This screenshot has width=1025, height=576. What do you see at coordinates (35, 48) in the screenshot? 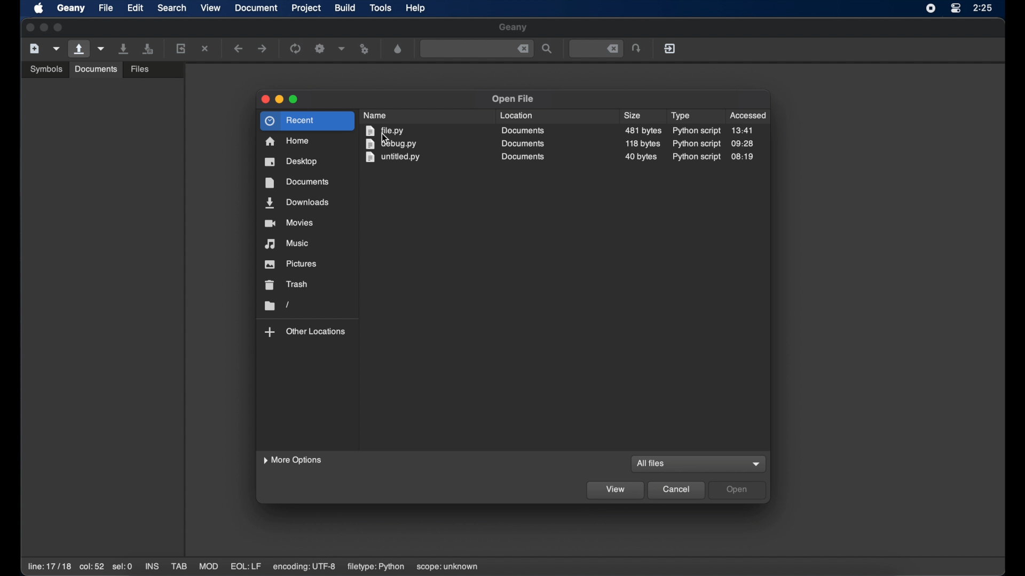
I see `create new` at bounding box center [35, 48].